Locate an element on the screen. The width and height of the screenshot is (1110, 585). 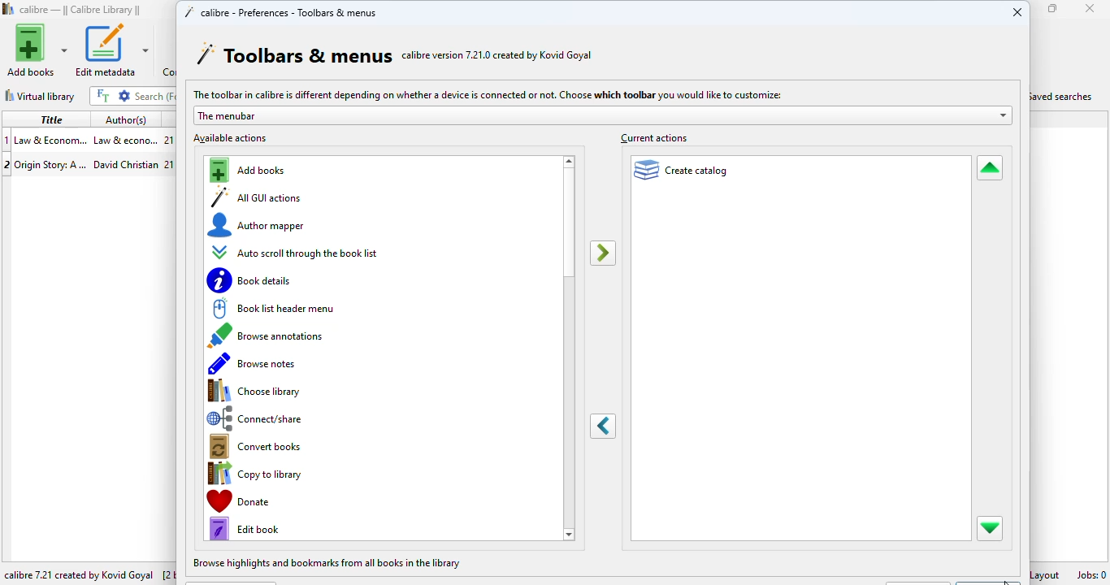
the menubar is located at coordinates (601, 115).